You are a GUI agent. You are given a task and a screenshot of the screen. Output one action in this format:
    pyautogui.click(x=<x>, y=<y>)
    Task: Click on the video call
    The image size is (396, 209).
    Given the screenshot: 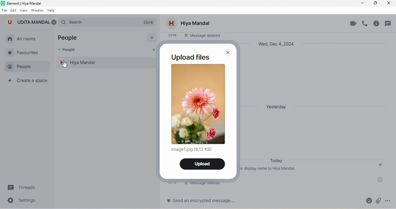 What is the action you would take?
    pyautogui.click(x=353, y=23)
    